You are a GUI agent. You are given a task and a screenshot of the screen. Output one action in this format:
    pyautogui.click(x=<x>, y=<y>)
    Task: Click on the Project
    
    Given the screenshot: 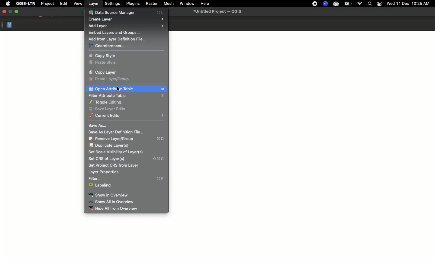 What is the action you would take?
    pyautogui.click(x=47, y=4)
    